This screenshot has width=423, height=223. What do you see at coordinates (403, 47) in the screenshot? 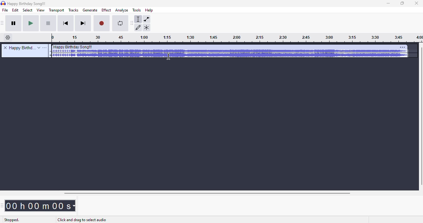
I see `settings` at bounding box center [403, 47].